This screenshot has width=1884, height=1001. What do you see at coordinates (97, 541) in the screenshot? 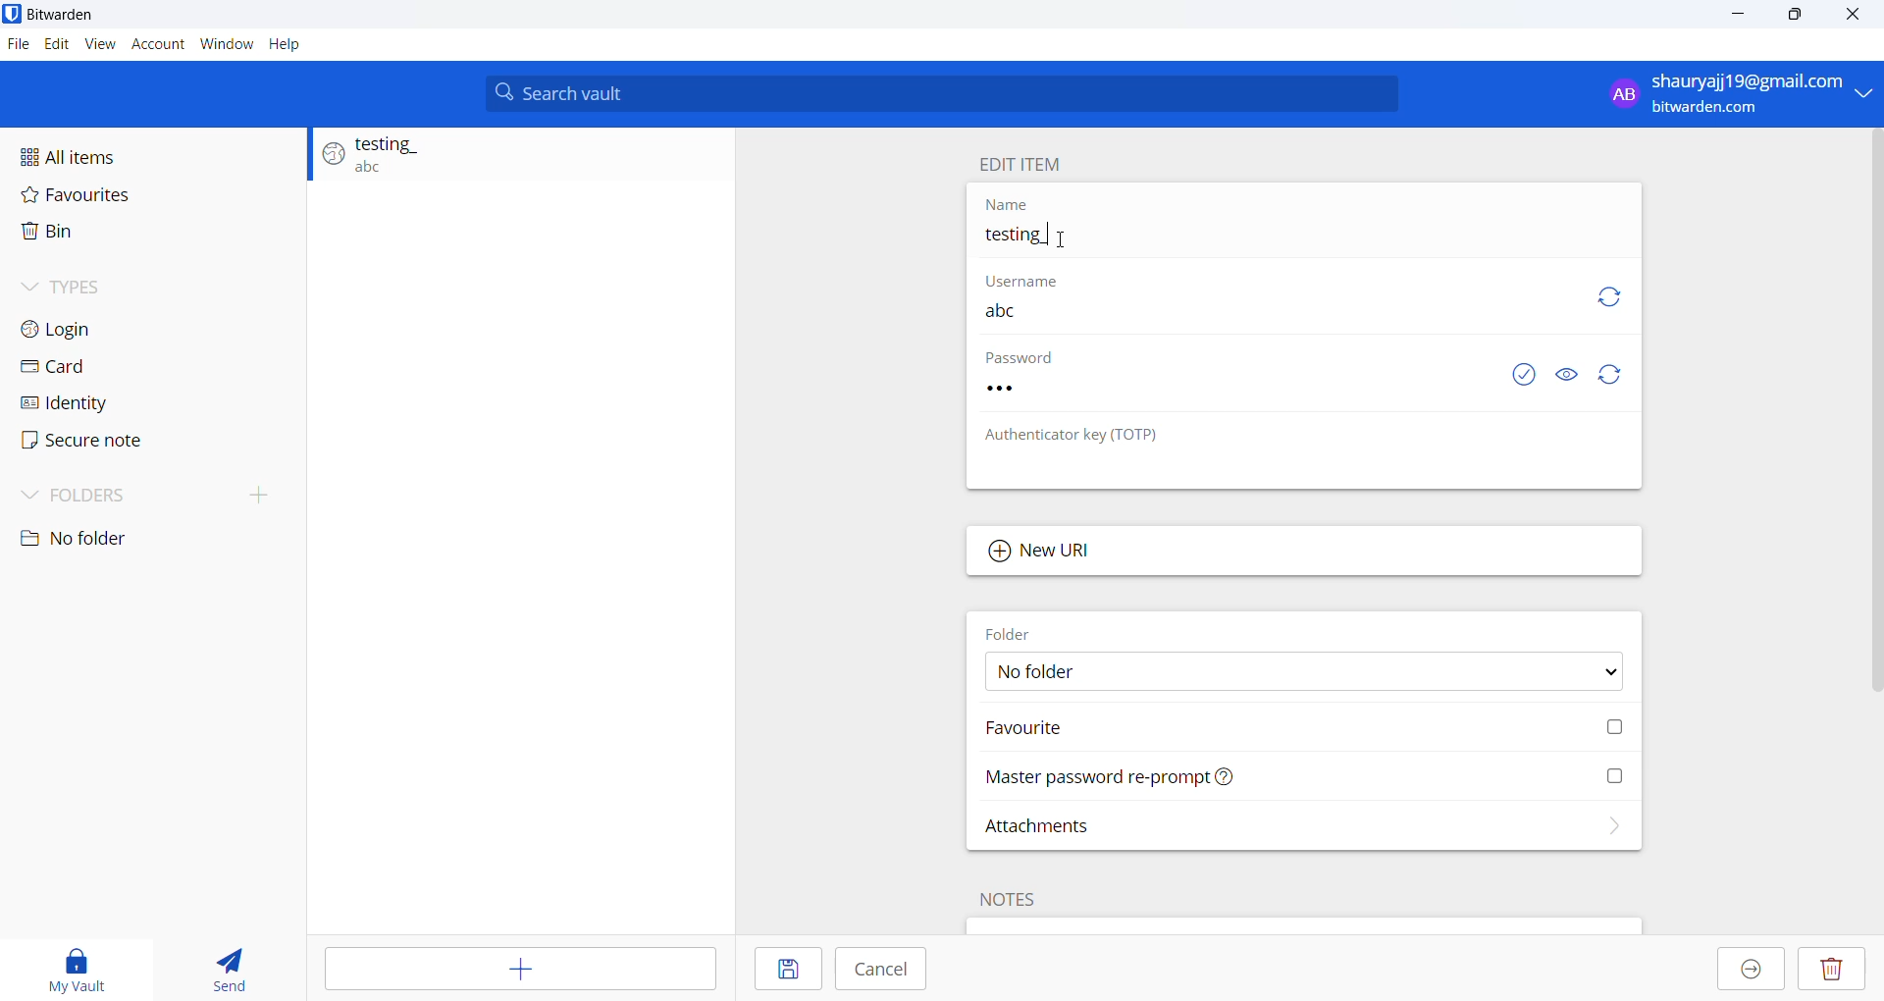
I see `No folder` at bounding box center [97, 541].